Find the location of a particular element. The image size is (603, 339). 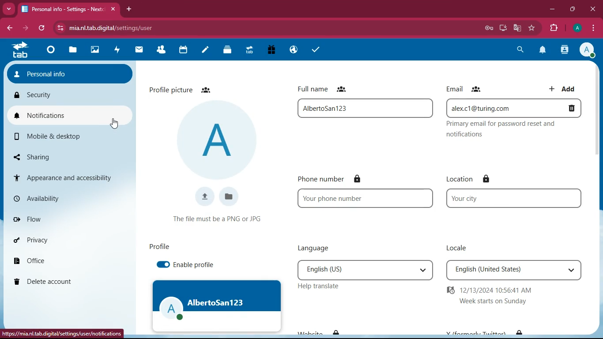

activity is located at coordinates (118, 51).